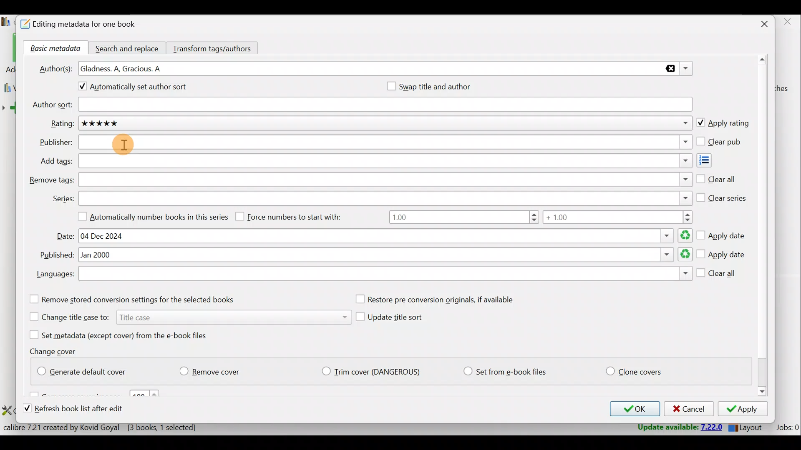 This screenshot has width=801, height=450. I want to click on Number range, so click(540, 218).